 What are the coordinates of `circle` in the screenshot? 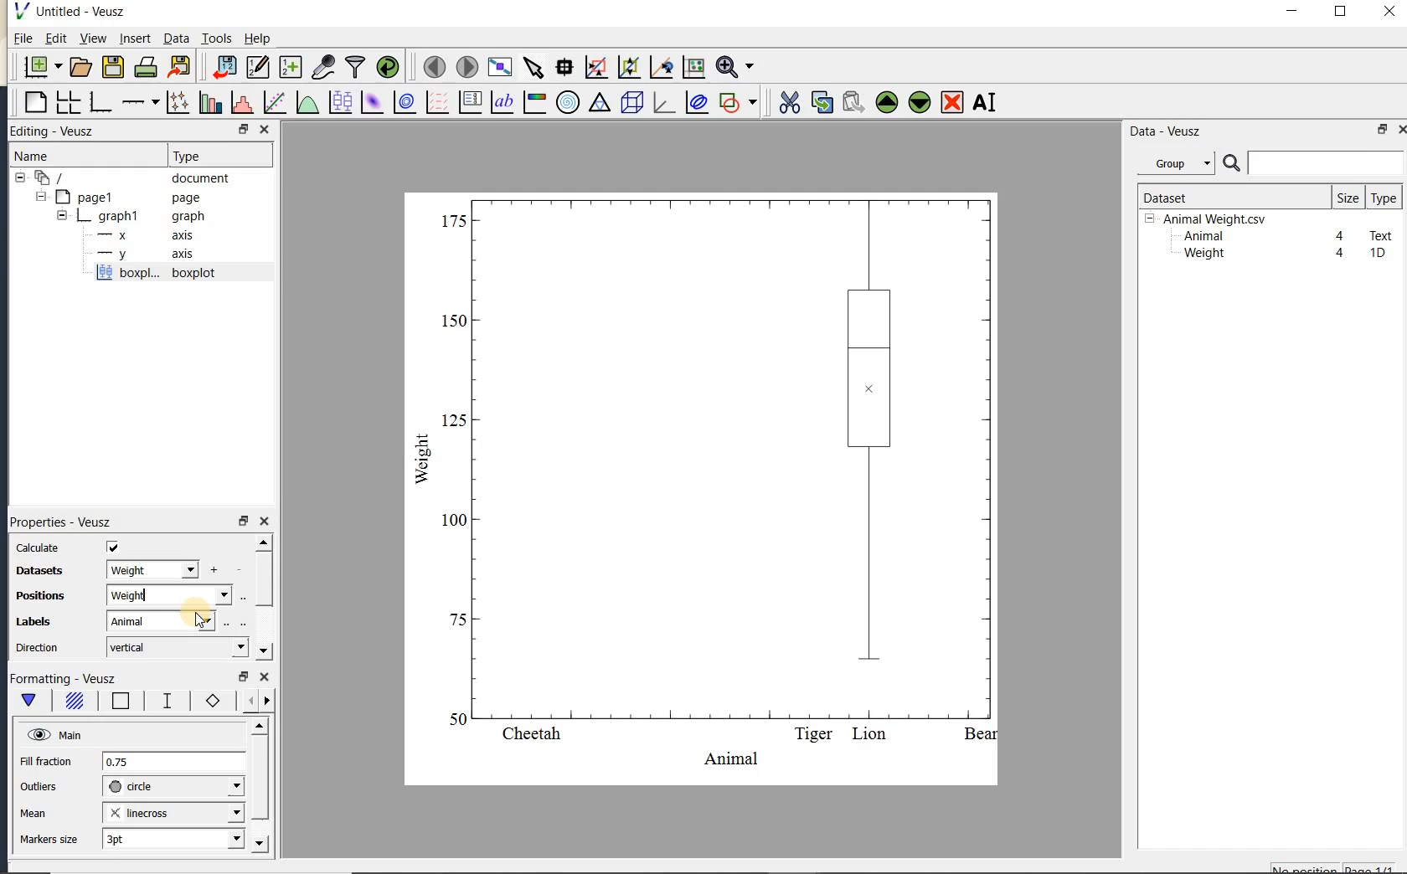 It's located at (173, 787).